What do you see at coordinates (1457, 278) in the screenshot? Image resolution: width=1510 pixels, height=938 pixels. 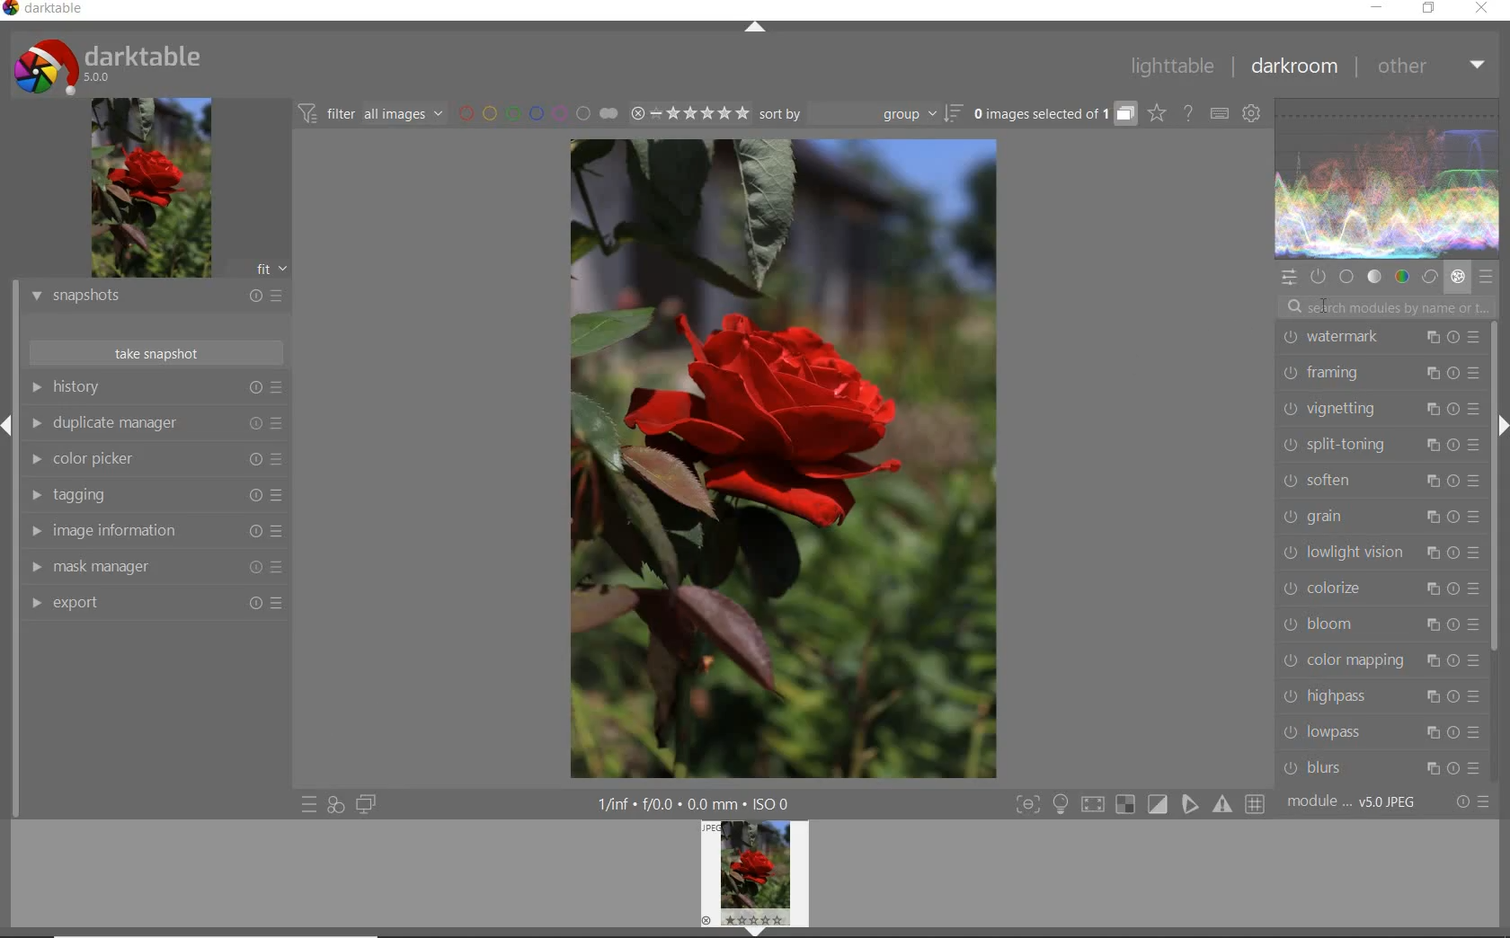 I see `effect` at bounding box center [1457, 278].